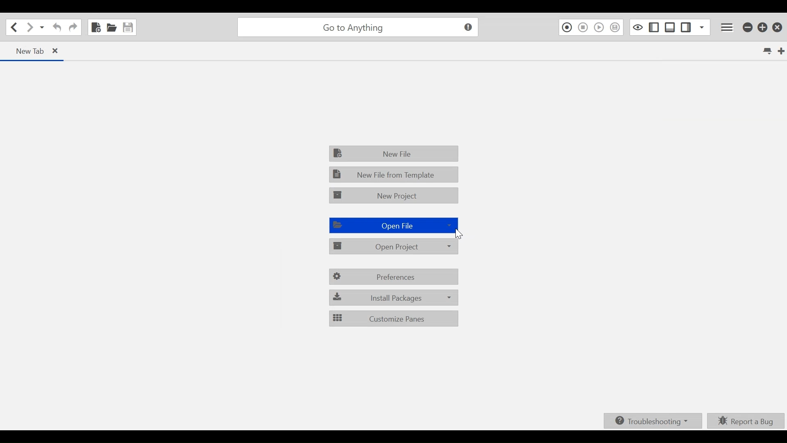 This screenshot has width=787, height=443. Describe the element at coordinates (393, 318) in the screenshot. I see `Customize Pages` at that location.